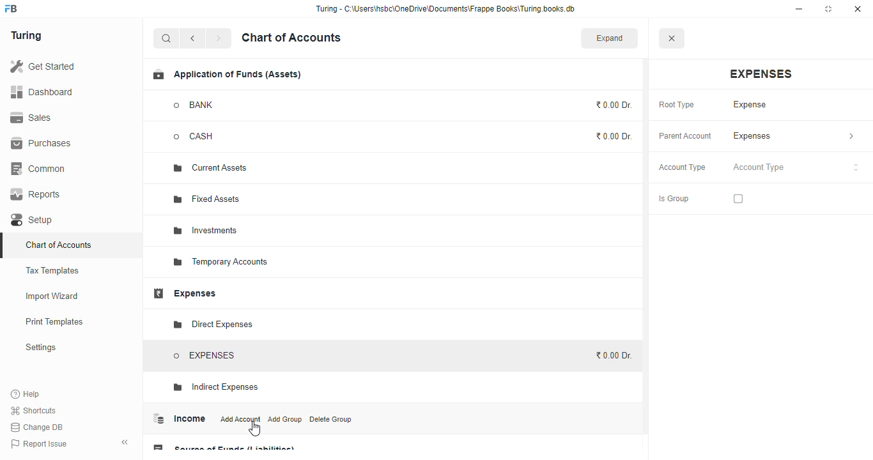  I want to click on indirect expenses, so click(216, 387).